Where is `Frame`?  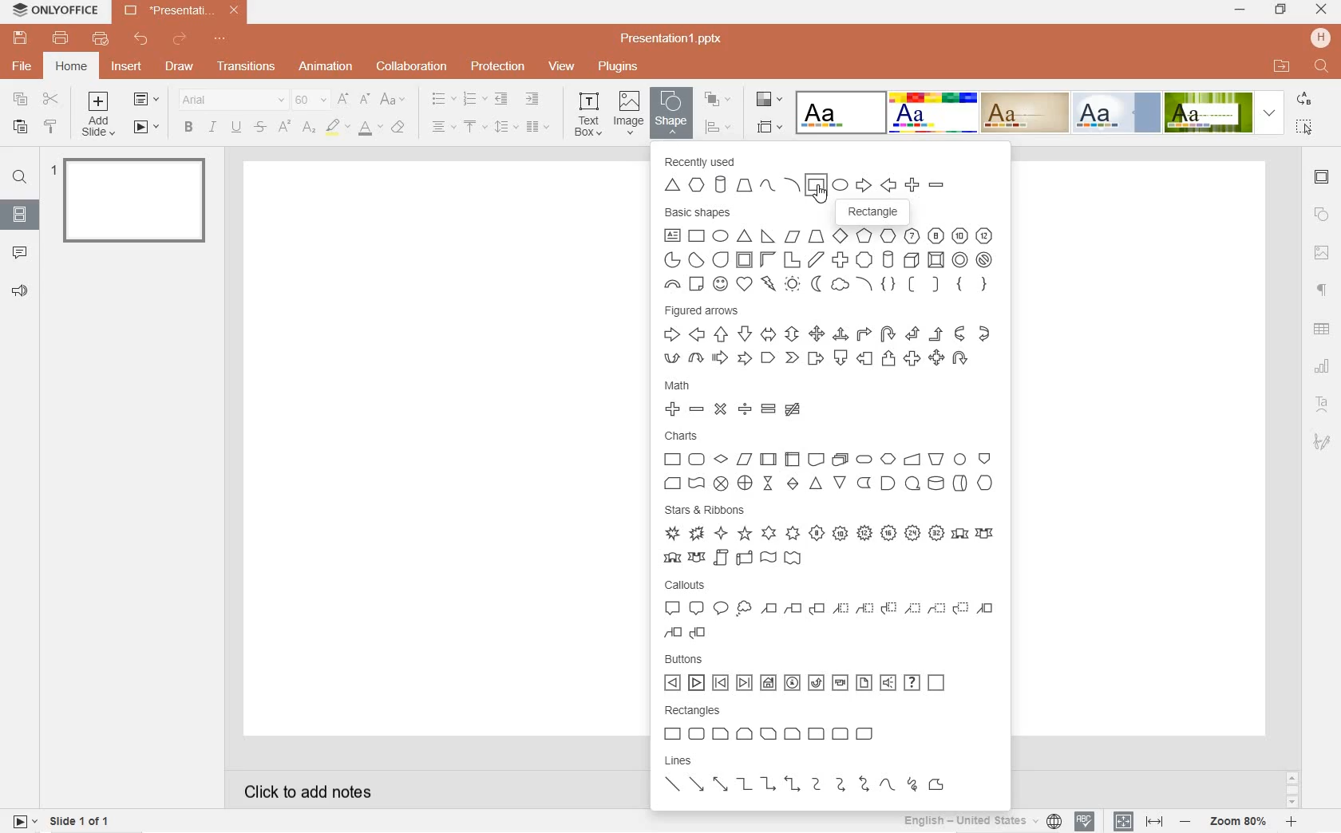 Frame is located at coordinates (745, 260).